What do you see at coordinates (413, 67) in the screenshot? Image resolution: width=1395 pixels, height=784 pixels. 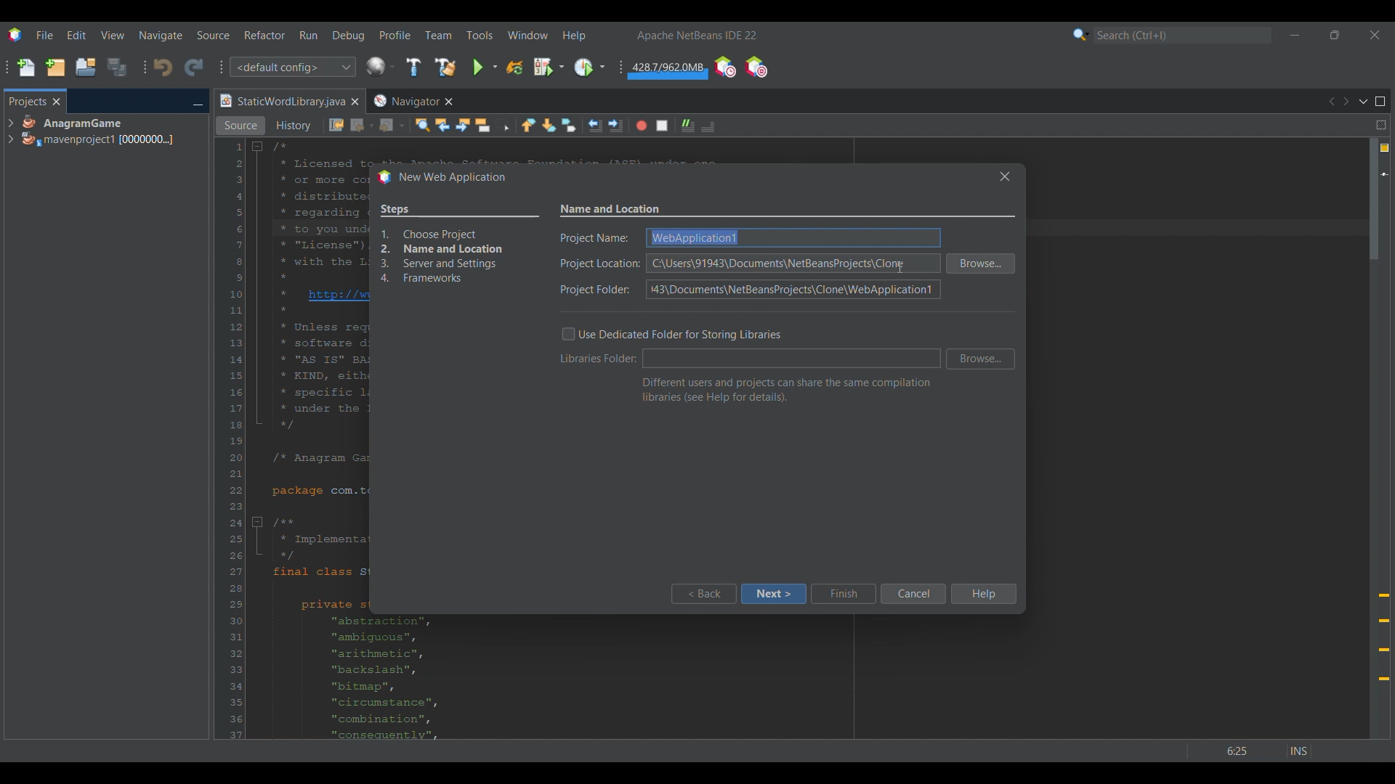 I see `Build main project` at bounding box center [413, 67].